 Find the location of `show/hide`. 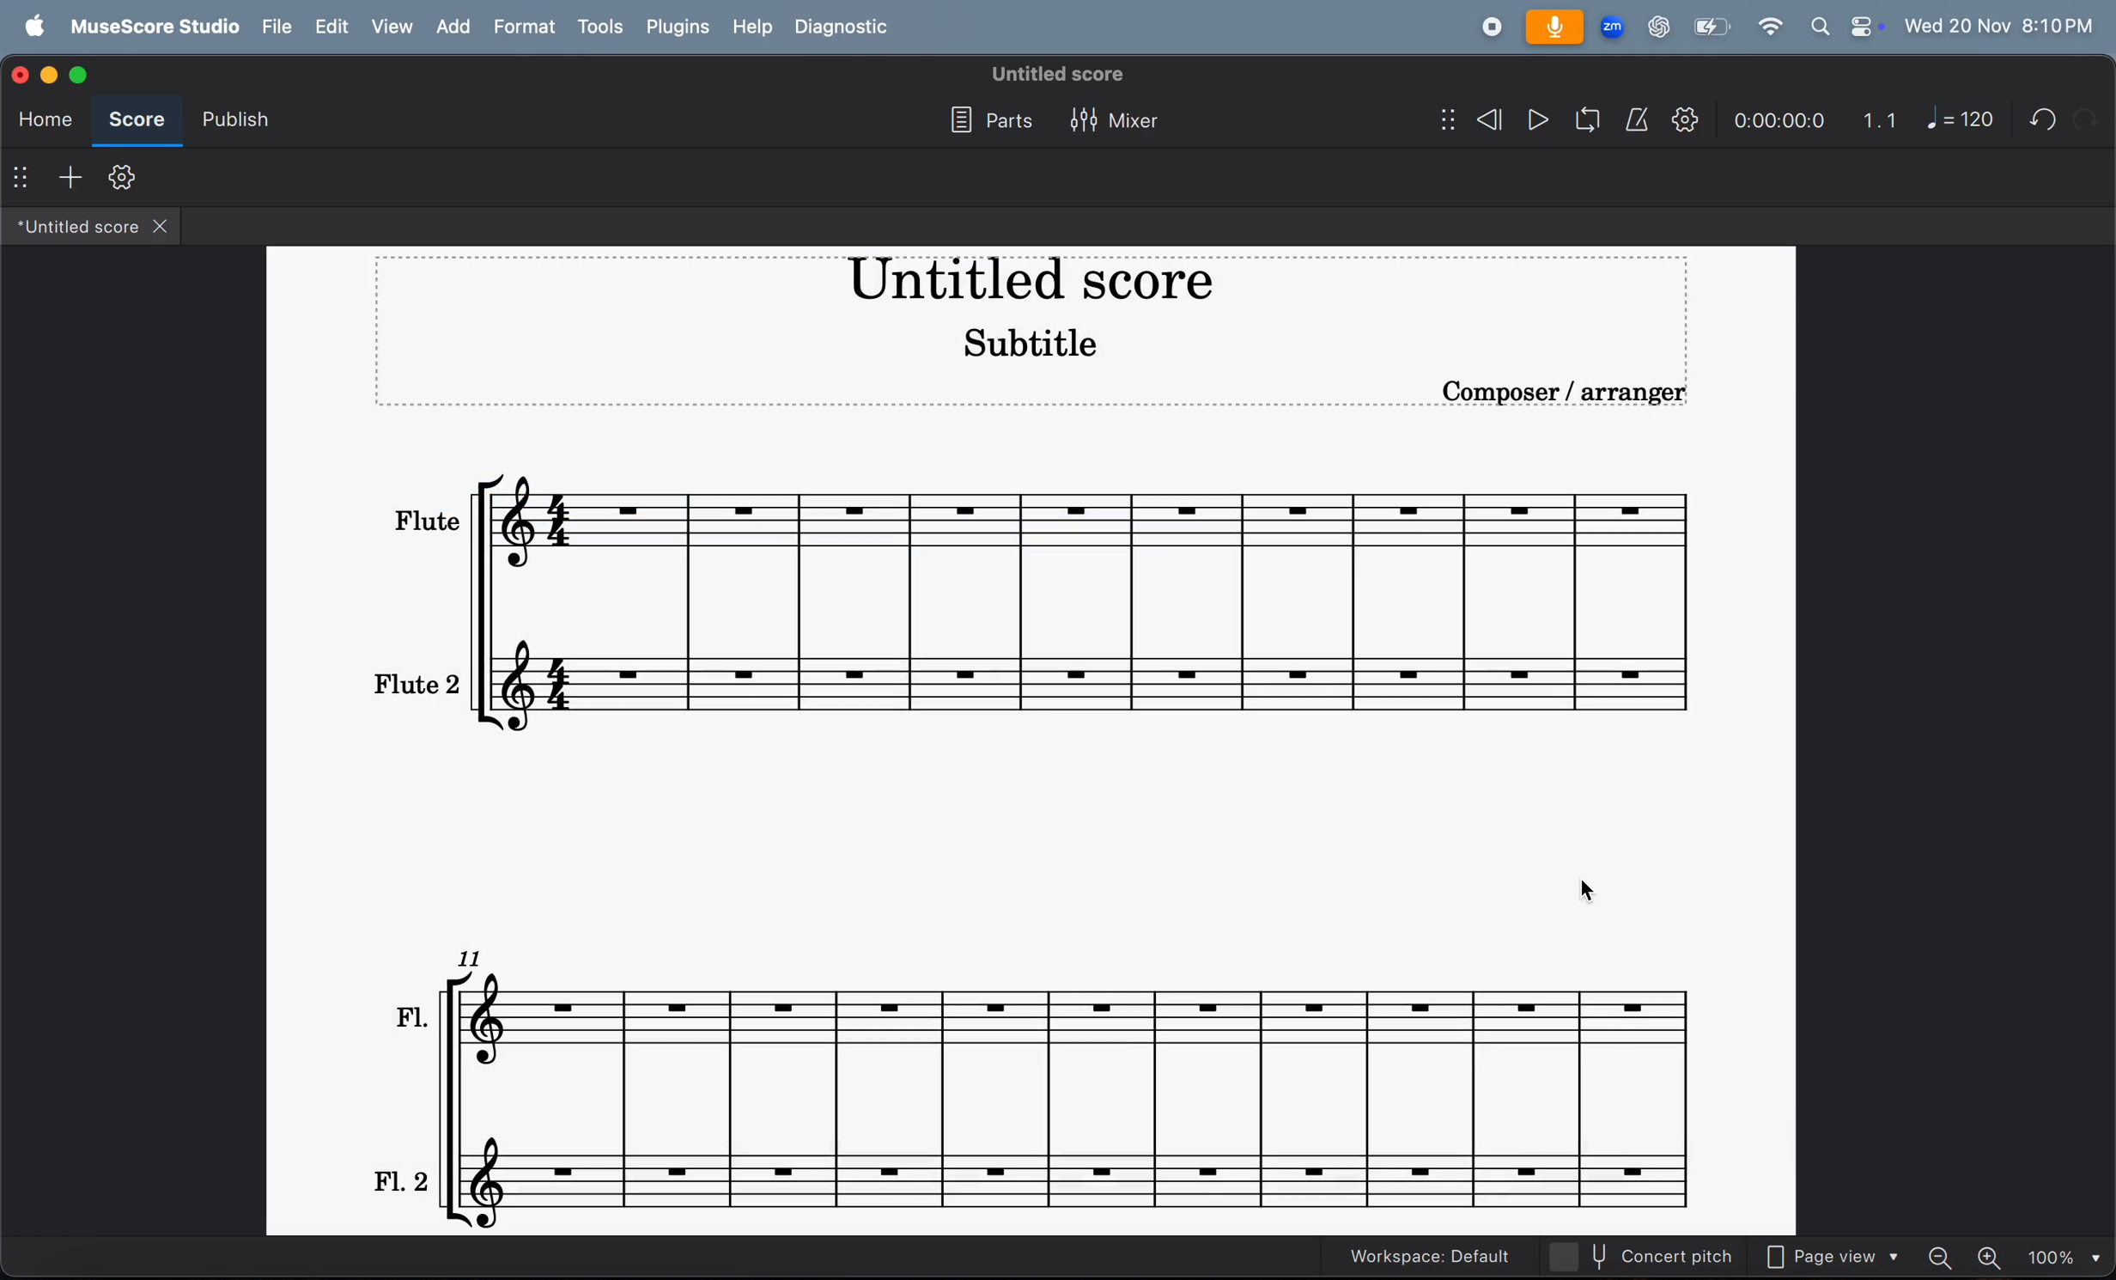

show/hide is located at coordinates (1436, 116).